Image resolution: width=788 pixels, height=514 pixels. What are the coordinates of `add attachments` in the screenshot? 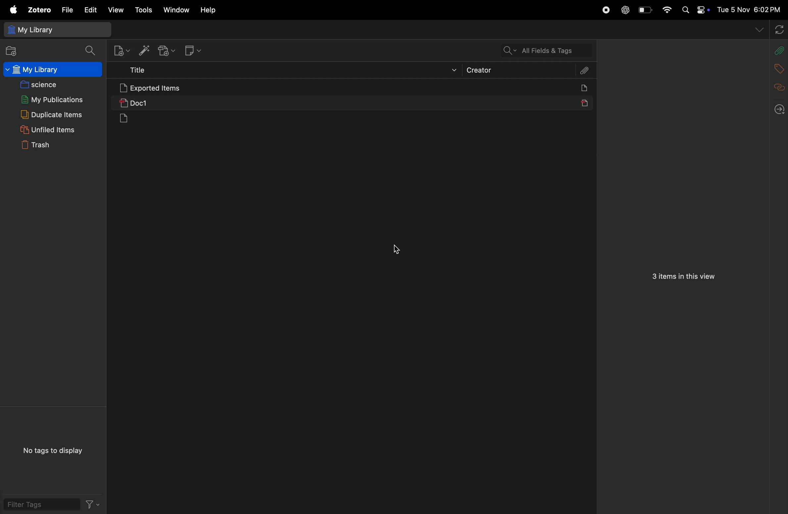 It's located at (169, 49).